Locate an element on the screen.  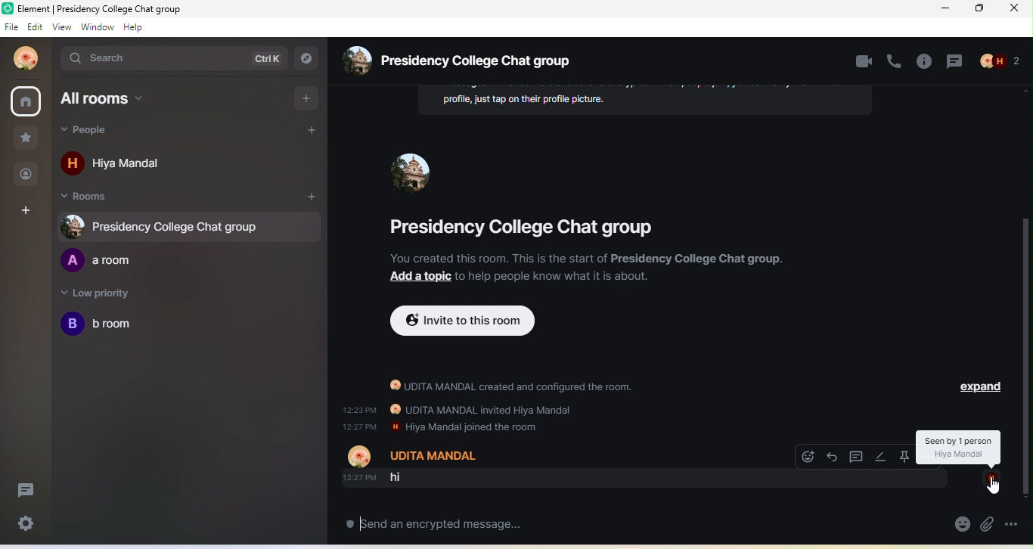
hiya mandal is located at coordinates (119, 162).